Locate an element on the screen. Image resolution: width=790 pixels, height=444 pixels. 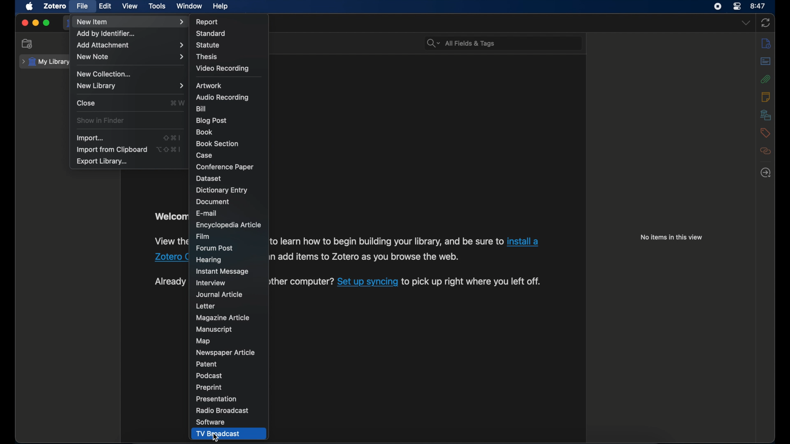
thesis is located at coordinates (207, 57).